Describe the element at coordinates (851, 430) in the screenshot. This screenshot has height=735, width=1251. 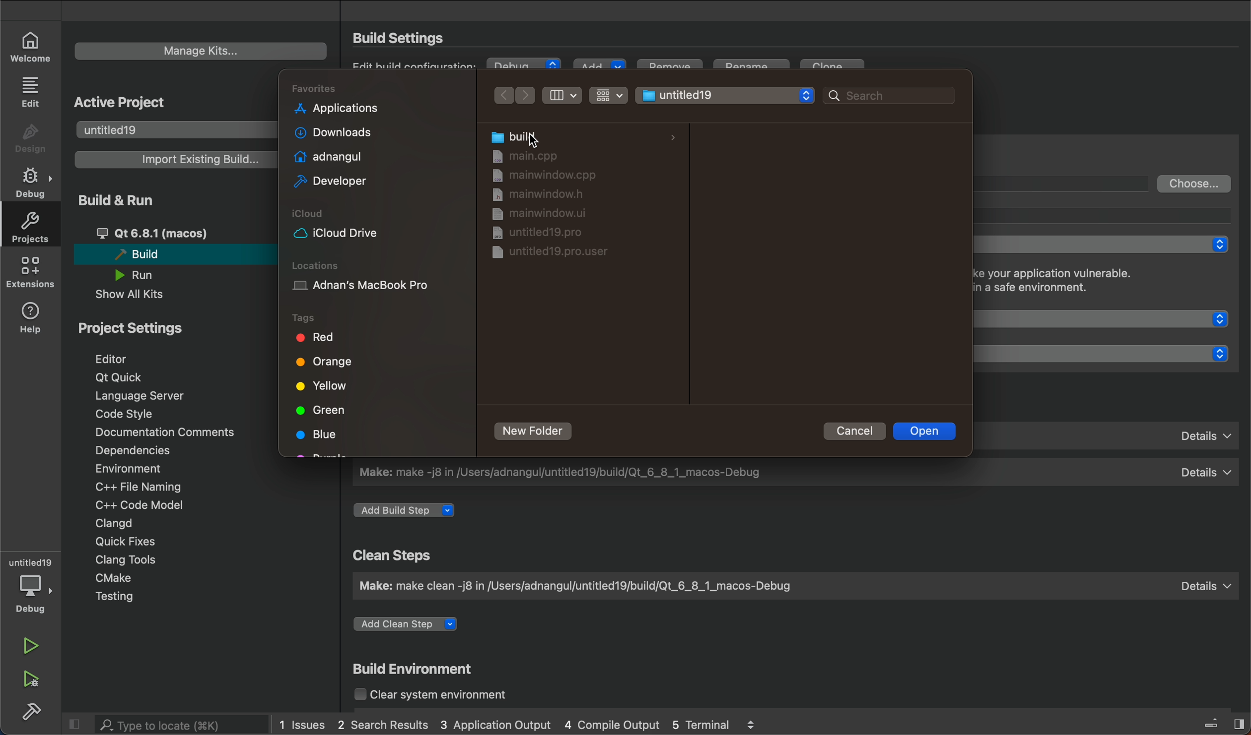
I see `cancel` at that location.